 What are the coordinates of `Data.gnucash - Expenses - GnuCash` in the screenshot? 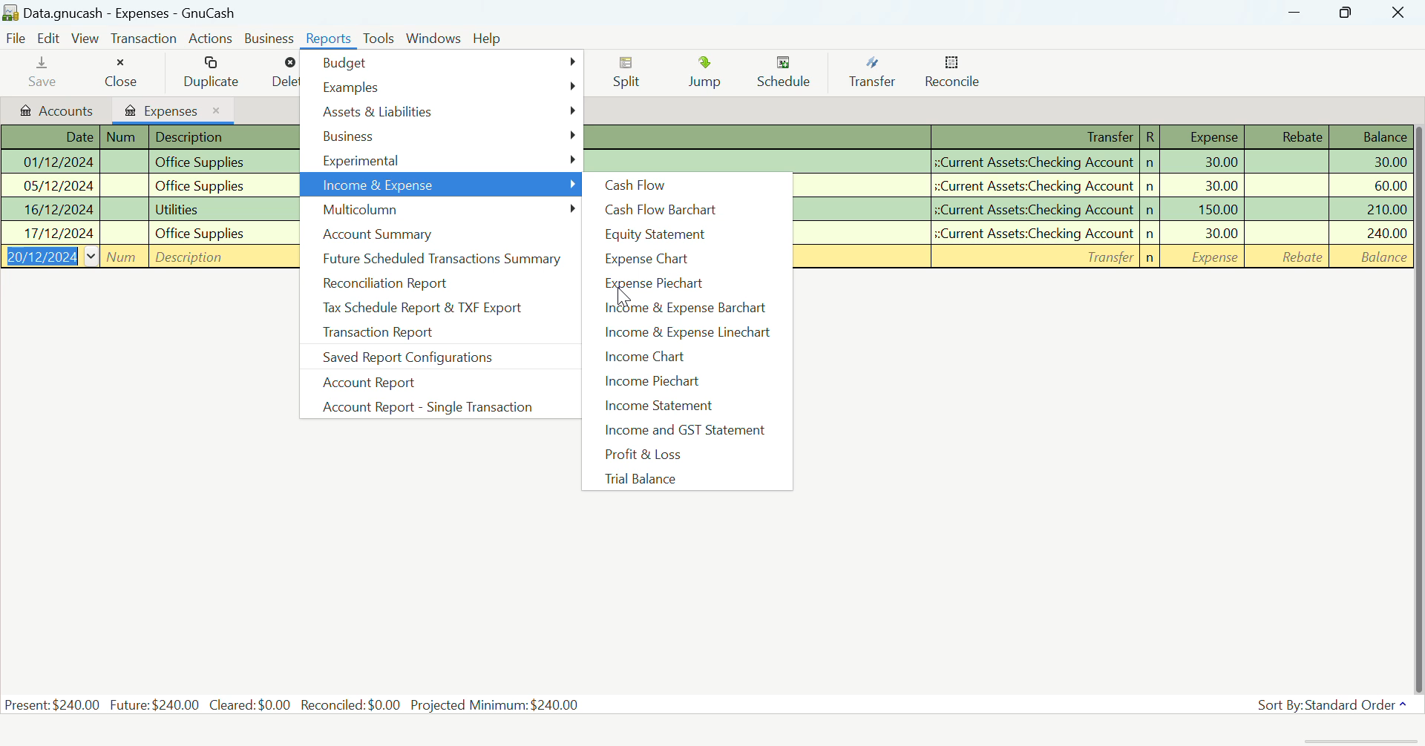 It's located at (151, 13).